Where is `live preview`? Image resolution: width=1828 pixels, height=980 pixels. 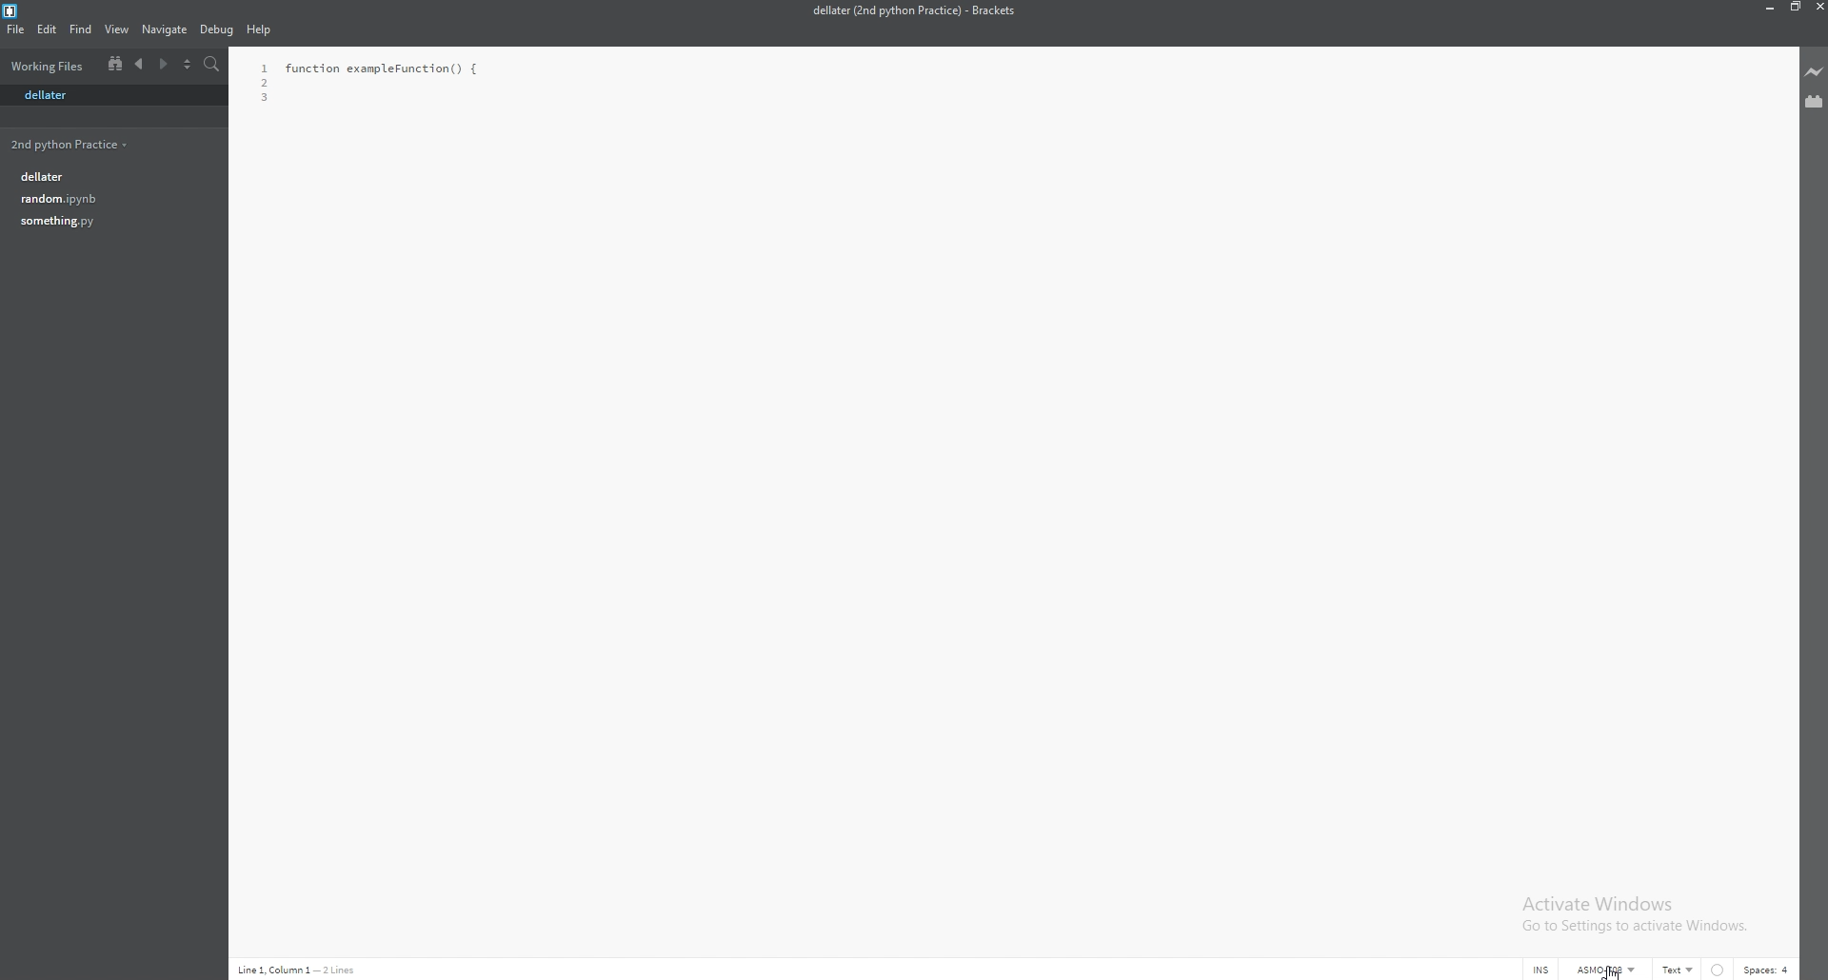
live preview is located at coordinates (1813, 72).